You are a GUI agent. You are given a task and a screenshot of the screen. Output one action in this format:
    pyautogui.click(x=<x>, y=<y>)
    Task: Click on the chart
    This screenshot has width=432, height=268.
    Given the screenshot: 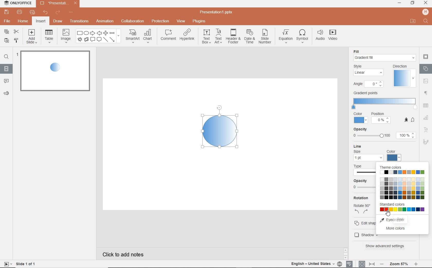 What is the action you would take?
    pyautogui.click(x=148, y=36)
    